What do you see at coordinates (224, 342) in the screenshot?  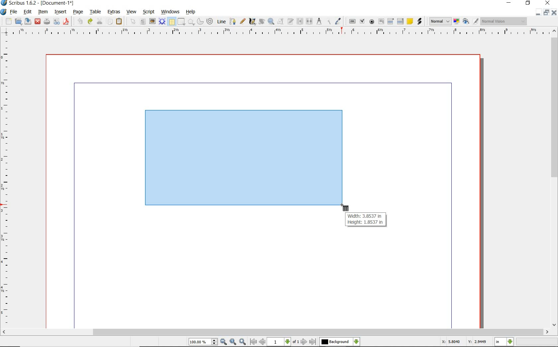 I see `zoom out` at bounding box center [224, 342].